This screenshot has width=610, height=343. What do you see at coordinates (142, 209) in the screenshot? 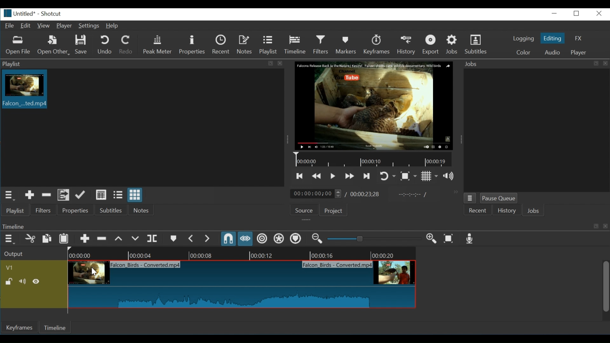
I see `Notes` at bounding box center [142, 209].